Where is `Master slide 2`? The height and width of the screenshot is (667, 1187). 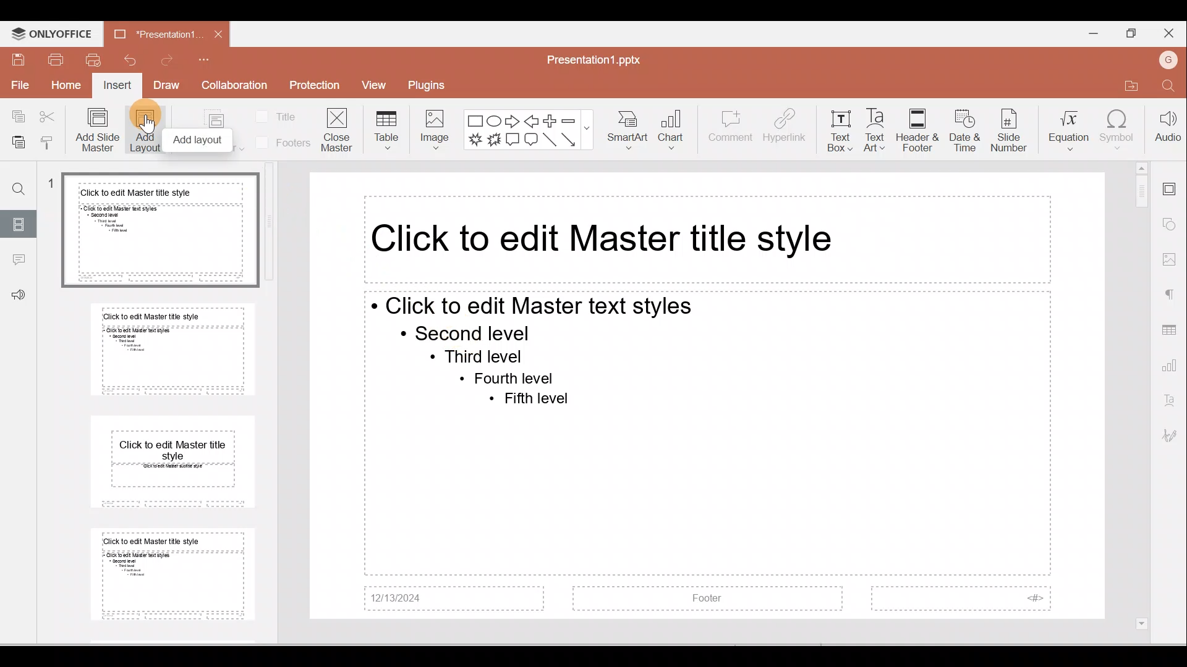 Master slide 2 is located at coordinates (174, 349).